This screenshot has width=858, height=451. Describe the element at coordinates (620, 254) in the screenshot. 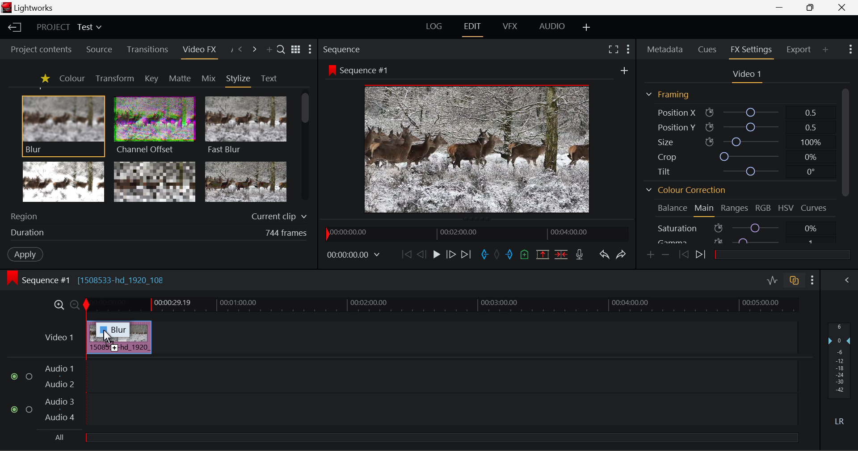

I see `Redo` at that location.